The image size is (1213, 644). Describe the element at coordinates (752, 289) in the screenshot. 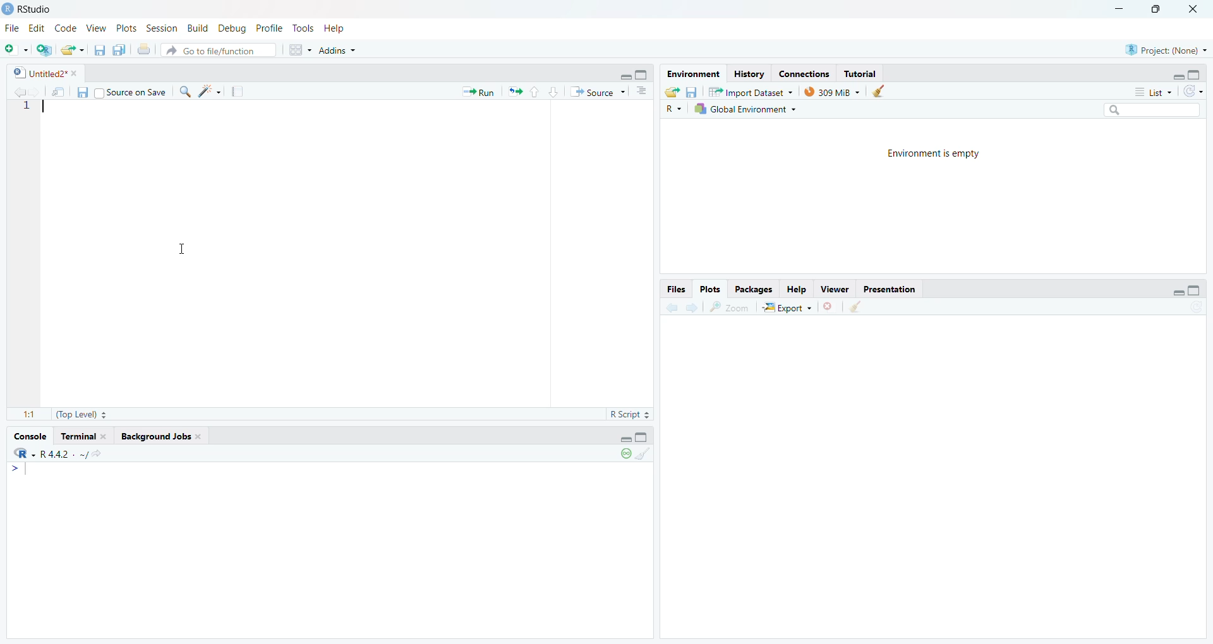

I see `Packages` at that location.